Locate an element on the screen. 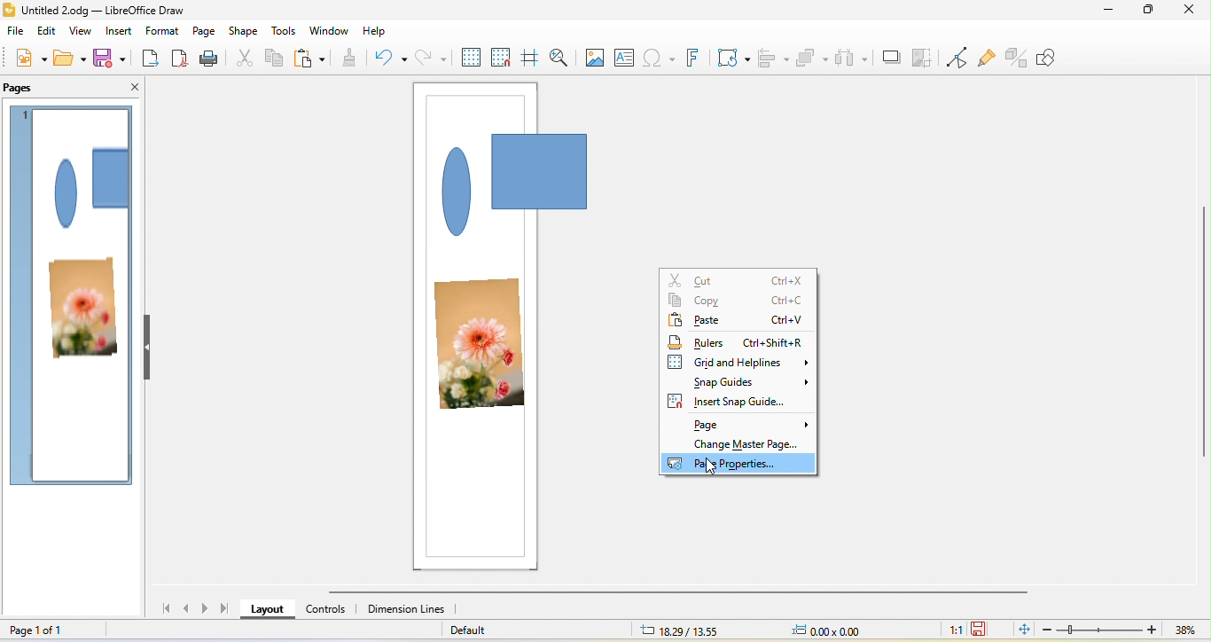  the document has not been modified since last save is located at coordinates (983, 629).